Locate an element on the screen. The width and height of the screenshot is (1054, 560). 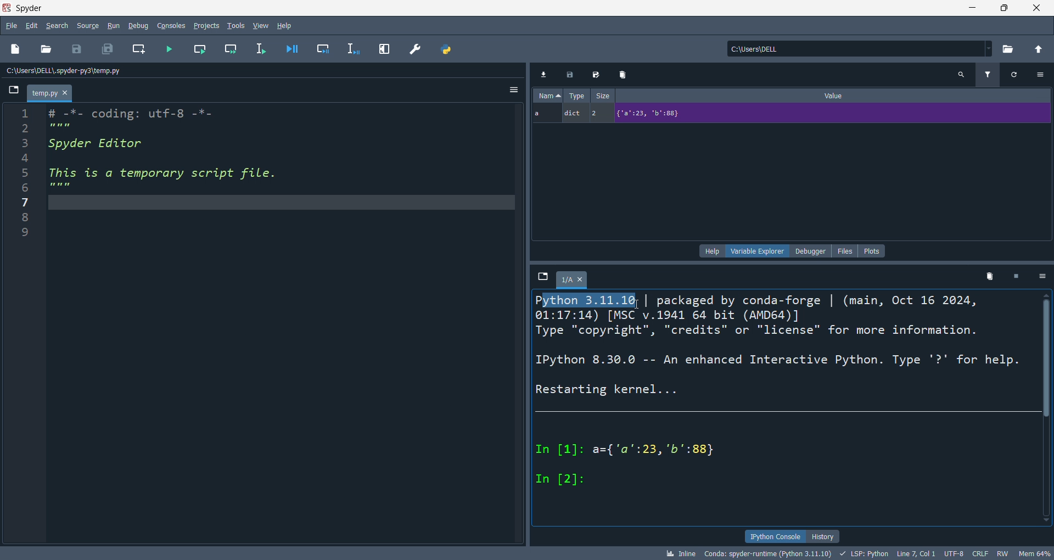
run cell and move is located at coordinates (234, 48).